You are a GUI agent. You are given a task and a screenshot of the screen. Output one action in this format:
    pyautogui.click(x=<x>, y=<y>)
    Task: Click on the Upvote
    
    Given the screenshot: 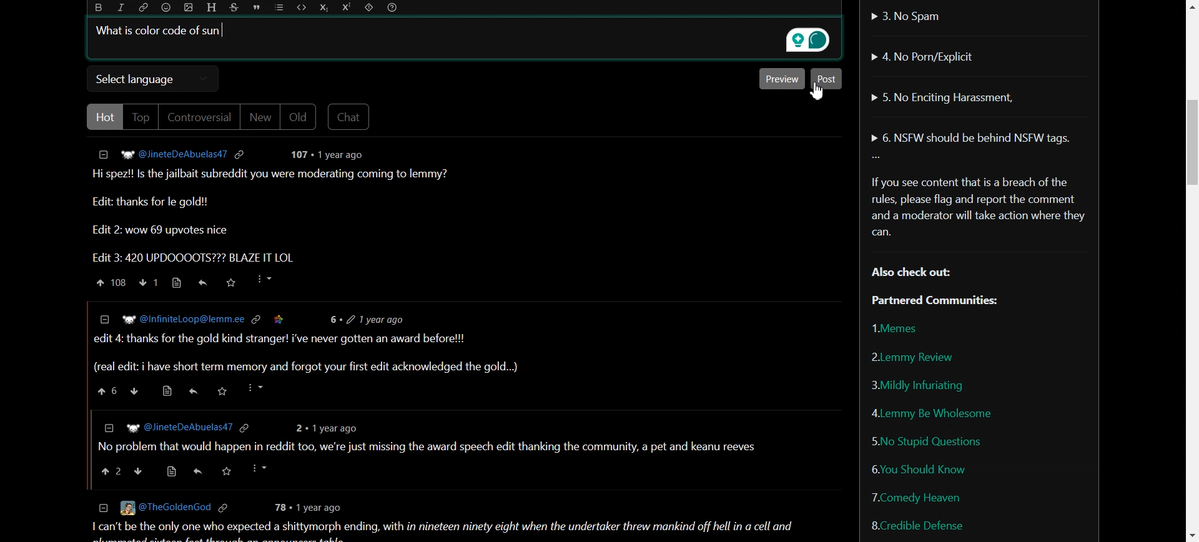 What is the action you would take?
    pyautogui.click(x=113, y=282)
    